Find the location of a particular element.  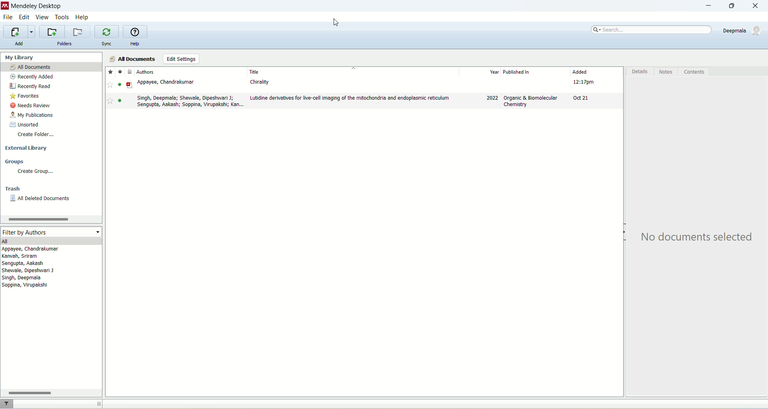

close is located at coordinates (757, 5).